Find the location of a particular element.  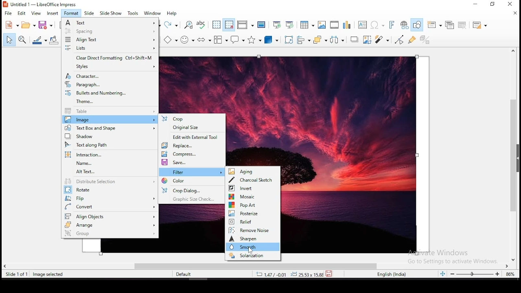

crop image is located at coordinates (368, 40).